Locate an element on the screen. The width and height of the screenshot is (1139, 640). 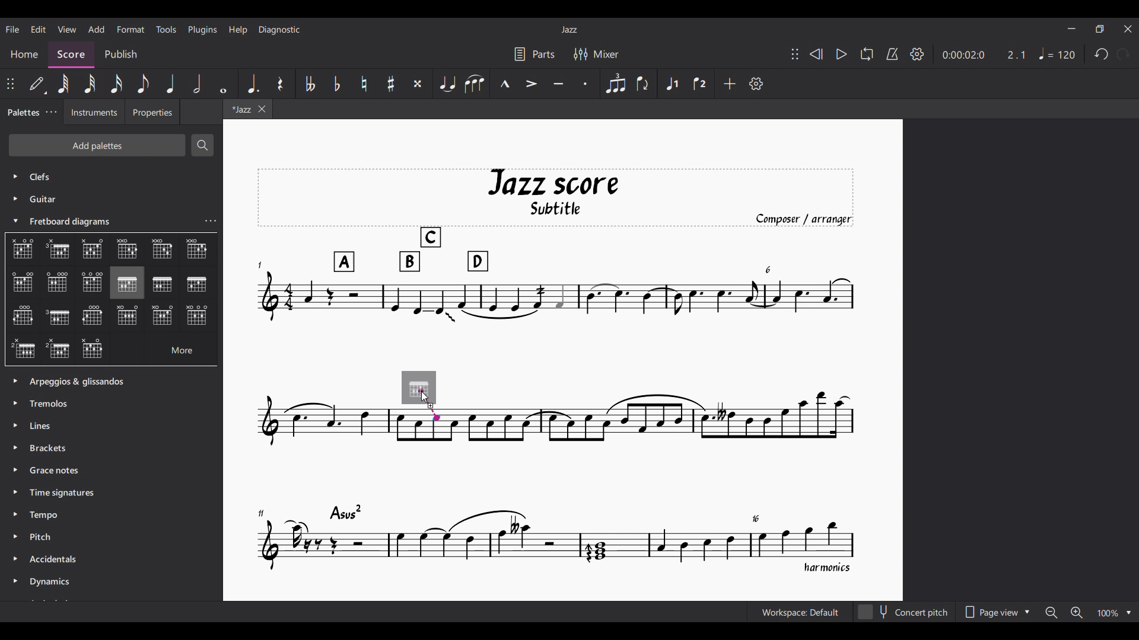
Toggle double sharp is located at coordinates (418, 84).